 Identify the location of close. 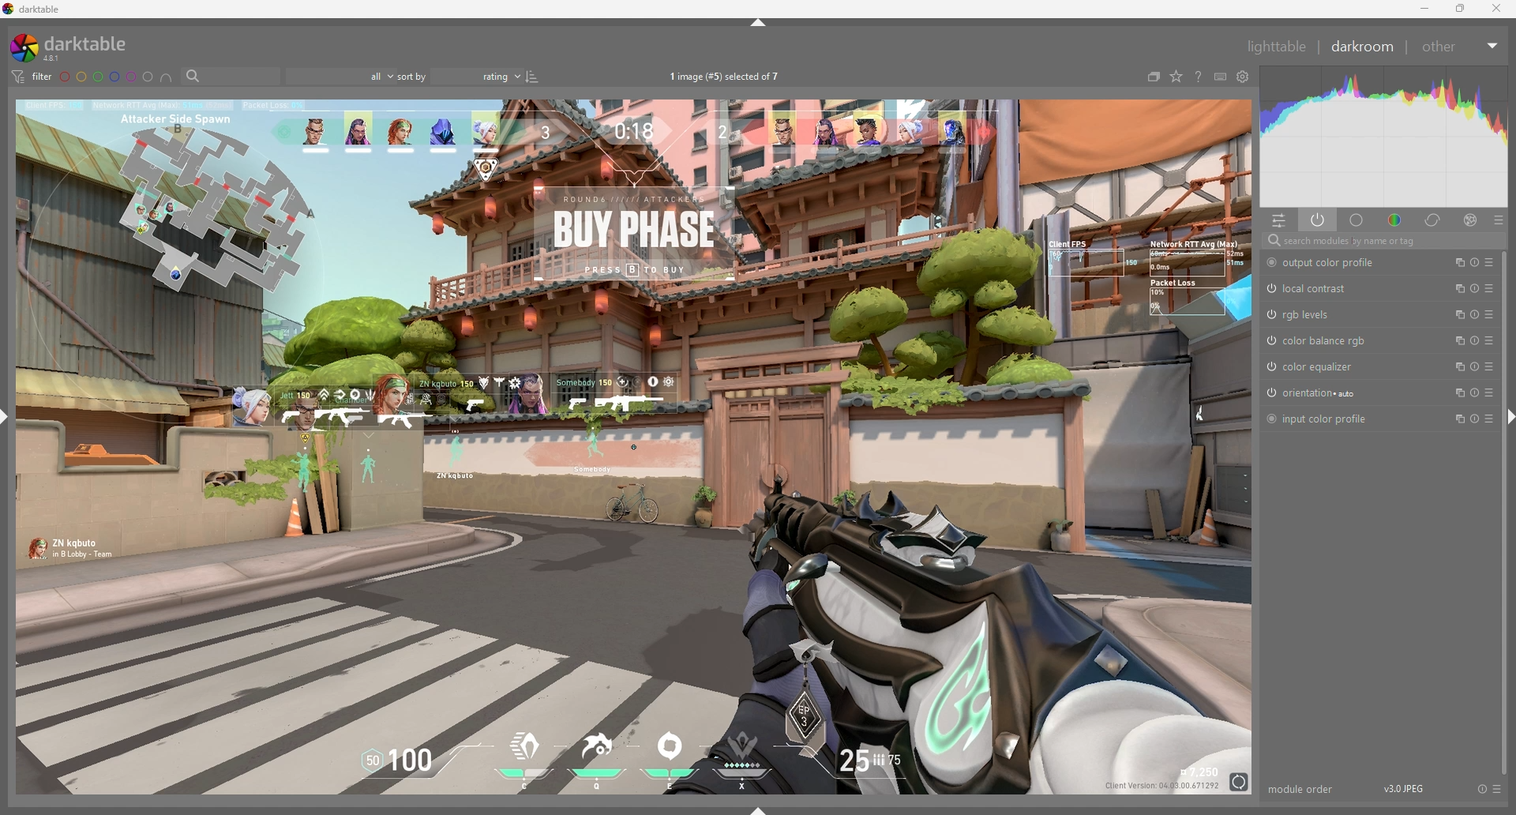
(1495, 9).